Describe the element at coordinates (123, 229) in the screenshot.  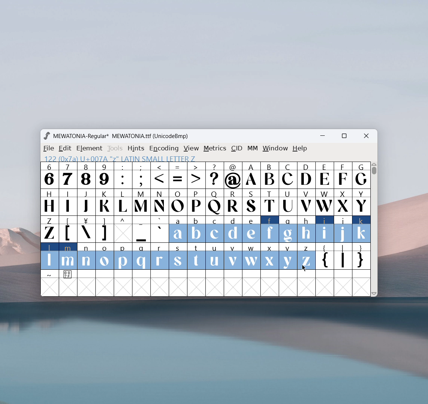
I see `^` at that location.